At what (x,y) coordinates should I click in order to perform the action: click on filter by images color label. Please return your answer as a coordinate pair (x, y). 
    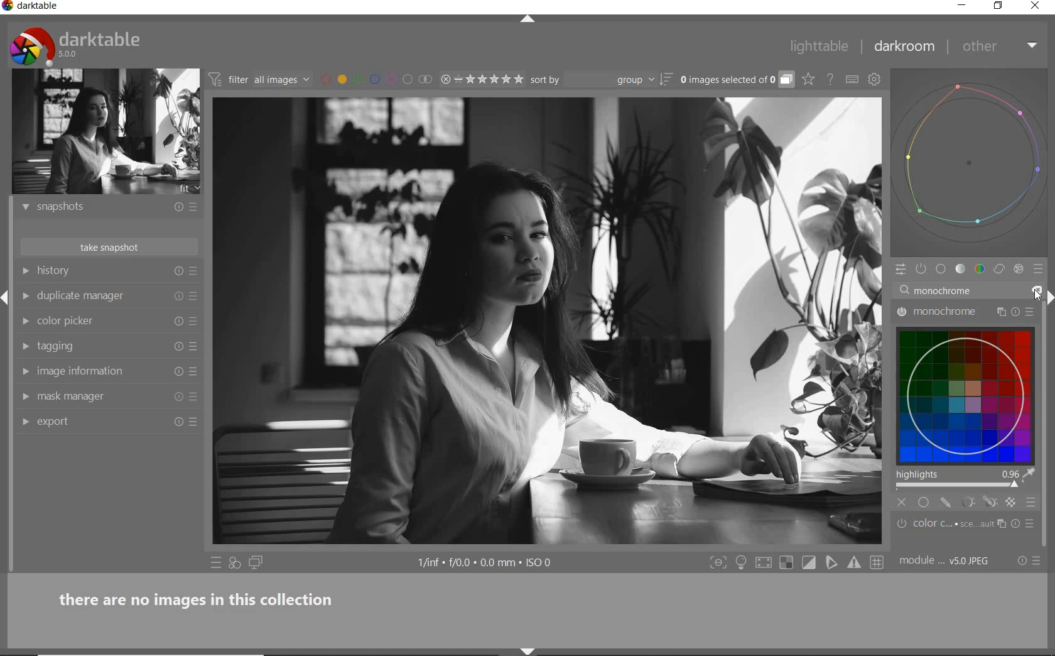
    Looking at the image, I should click on (376, 79).